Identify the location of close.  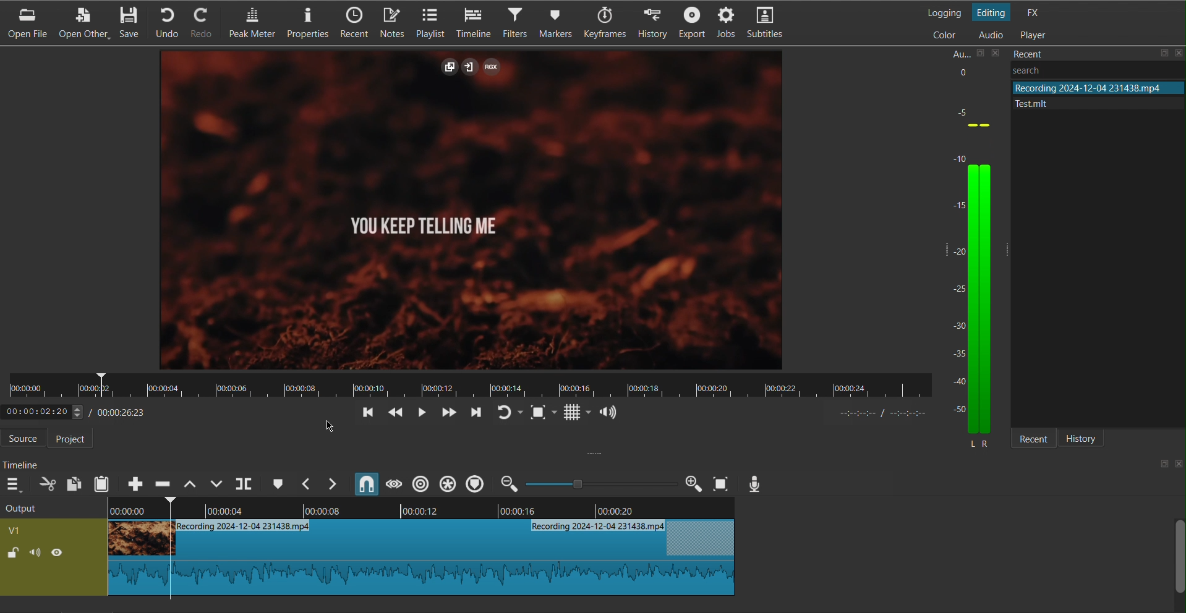
(997, 53).